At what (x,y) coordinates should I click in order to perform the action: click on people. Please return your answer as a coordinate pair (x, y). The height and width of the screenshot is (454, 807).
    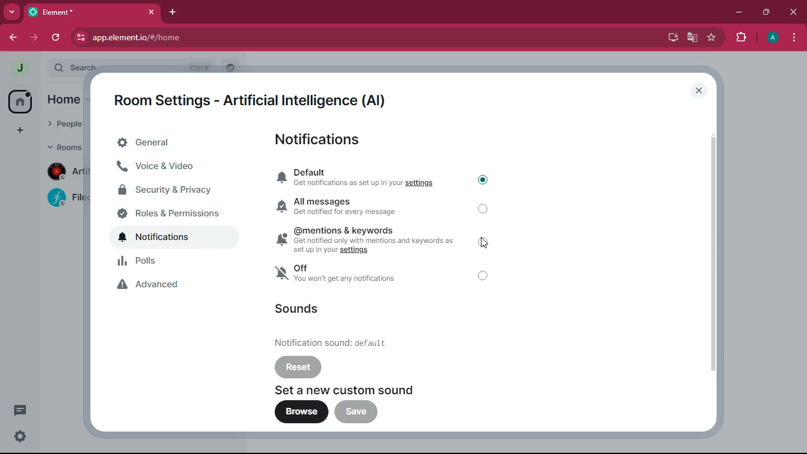
    Looking at the image, I should click on (64, 126).